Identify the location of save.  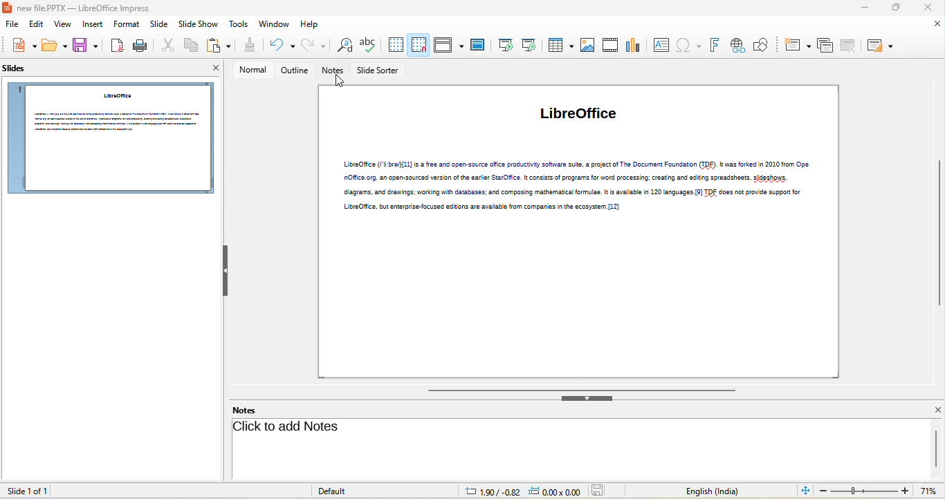
(86, 46).